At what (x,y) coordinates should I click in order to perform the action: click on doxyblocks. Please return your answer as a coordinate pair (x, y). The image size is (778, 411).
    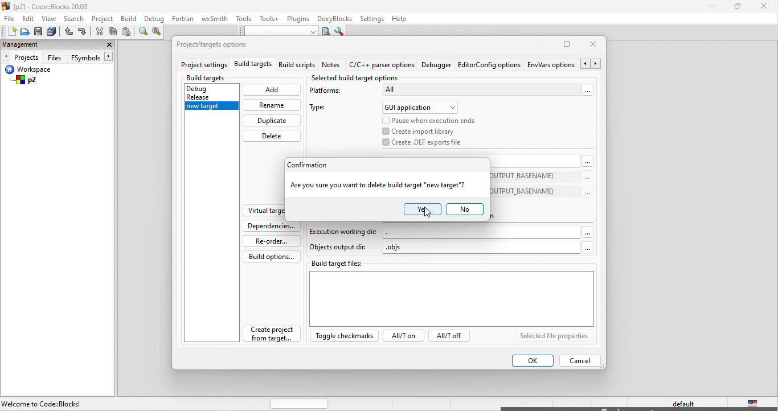
    Looking at the image, I should click on (337, 18).